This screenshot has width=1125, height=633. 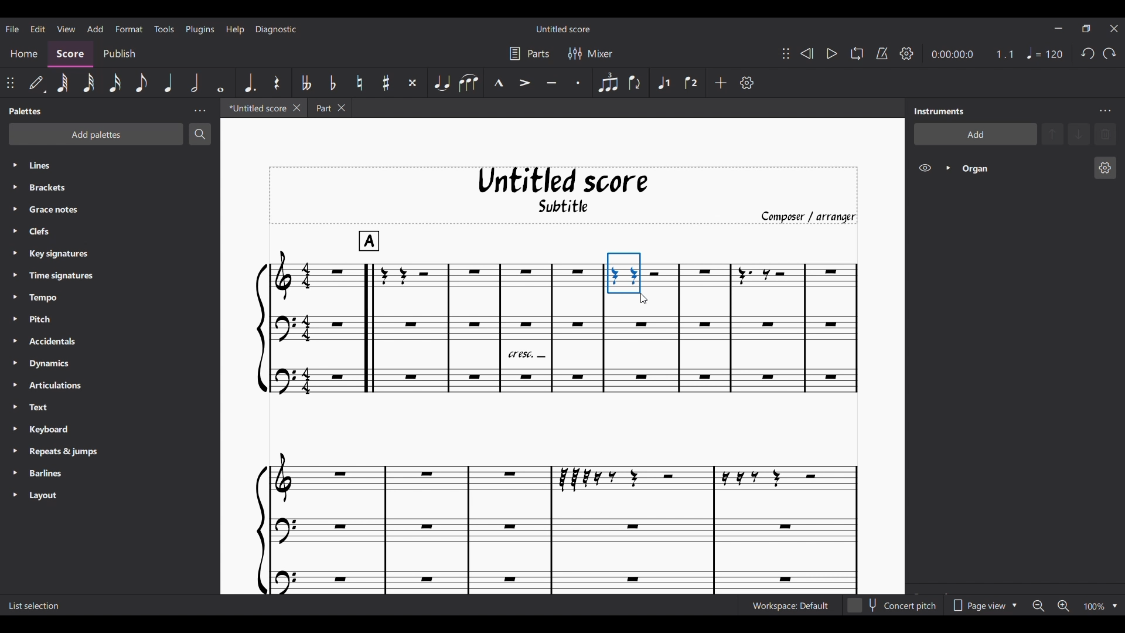 I want to click on Hide Organ on score, so click(x=925, y=168).